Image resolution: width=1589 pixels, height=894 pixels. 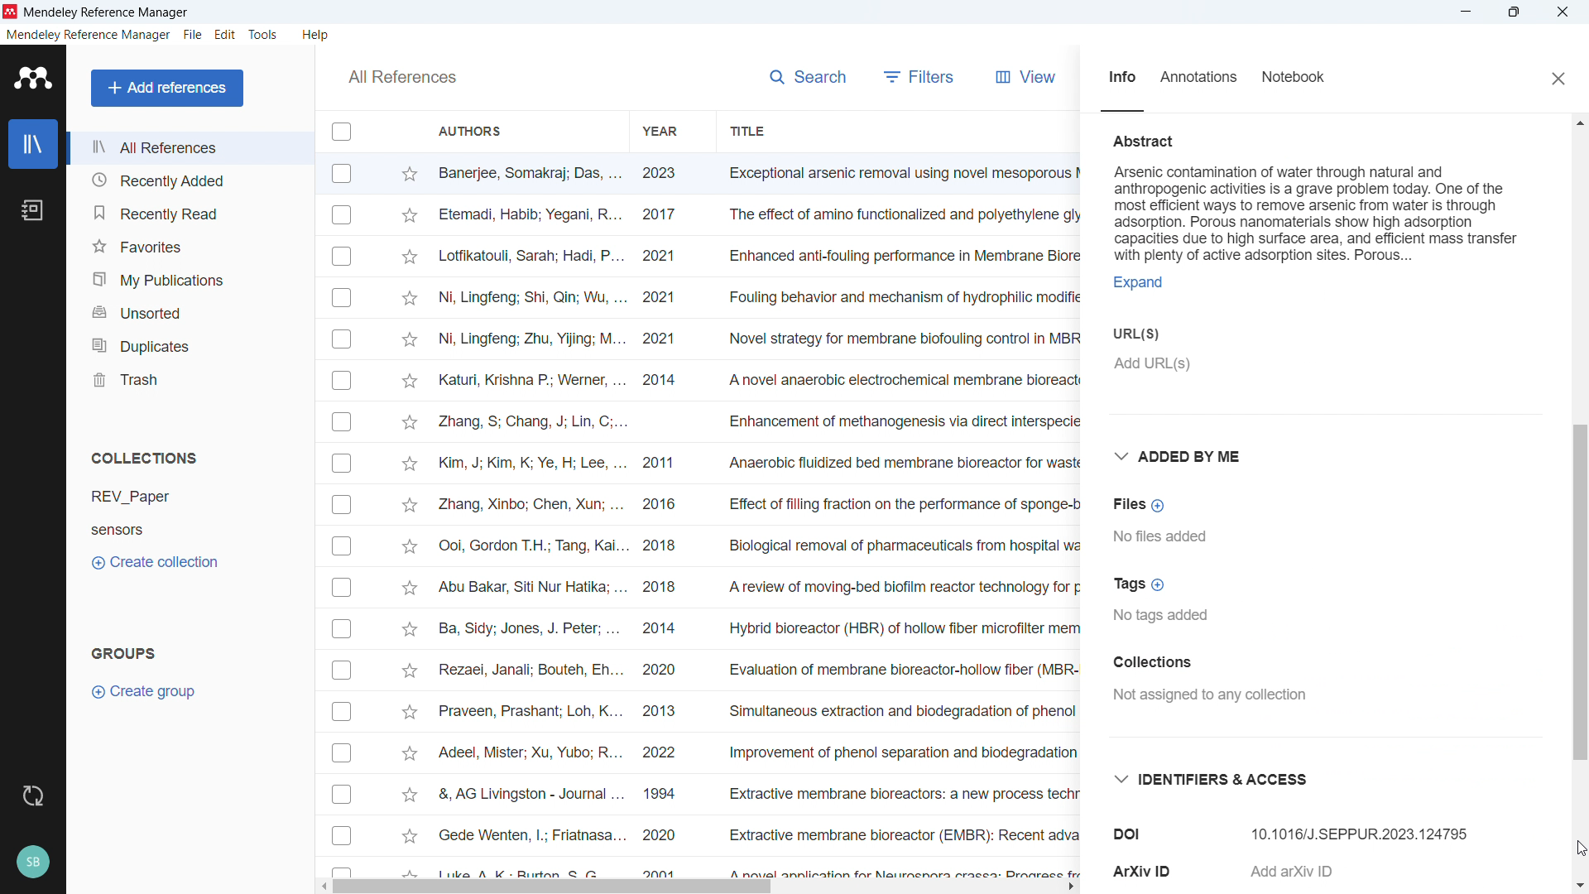 What do you see at coordinates (33, 210) in the screenshot?
I see `notebook` at bounding box center [33, 210].